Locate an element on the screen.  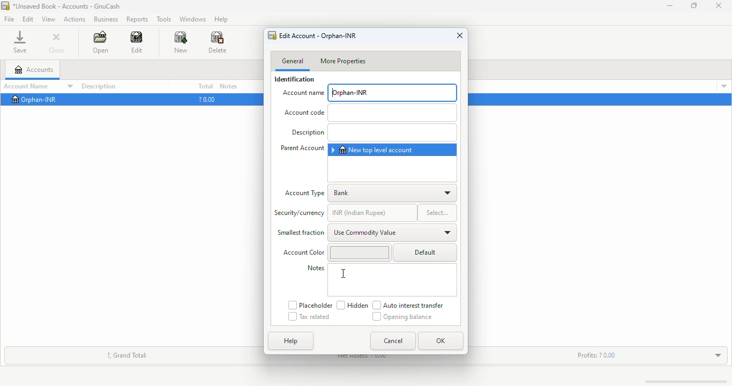
new top level account is located at coordinates (372, 150).